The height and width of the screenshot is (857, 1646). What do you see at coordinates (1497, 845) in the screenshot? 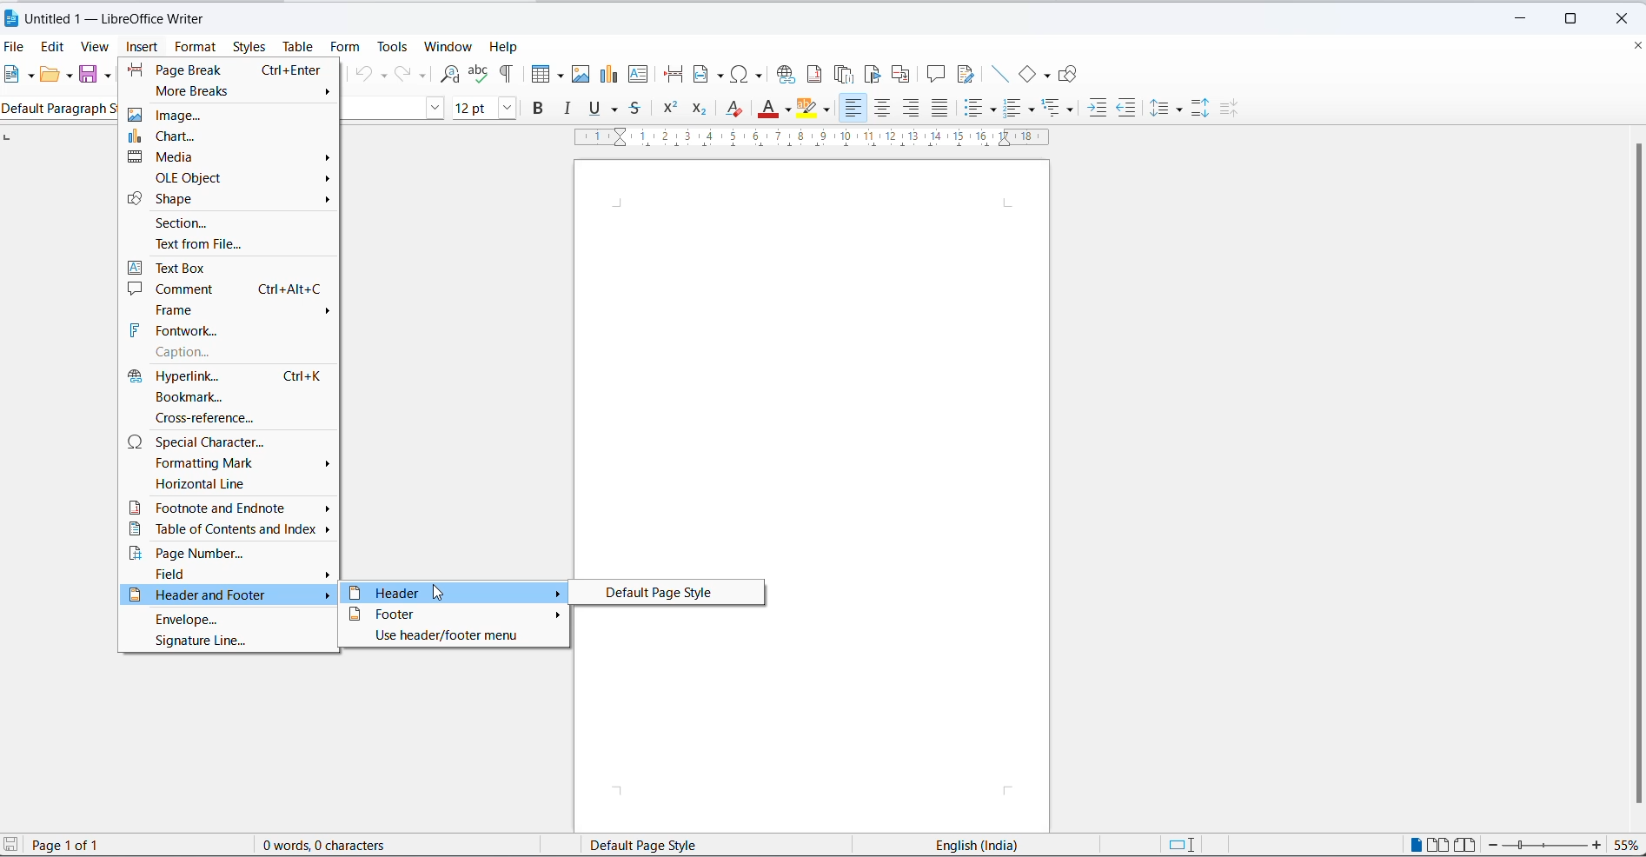
I see `decrease zoom` at bounding box center [1497, 845].